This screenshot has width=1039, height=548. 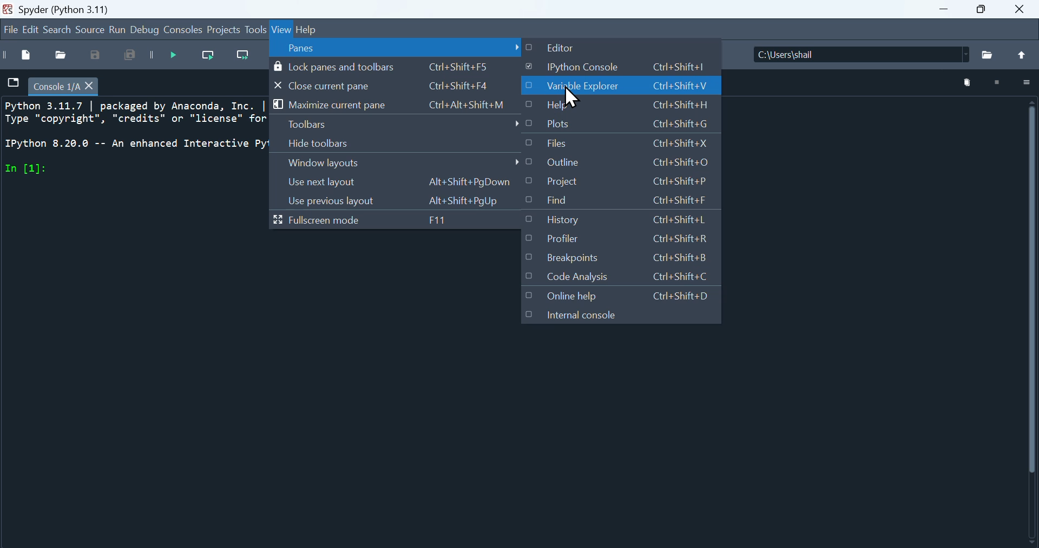 What do you see at coordinates (69, 86) in the screenshot?
I see `filename` at bounding box center [69, 86].